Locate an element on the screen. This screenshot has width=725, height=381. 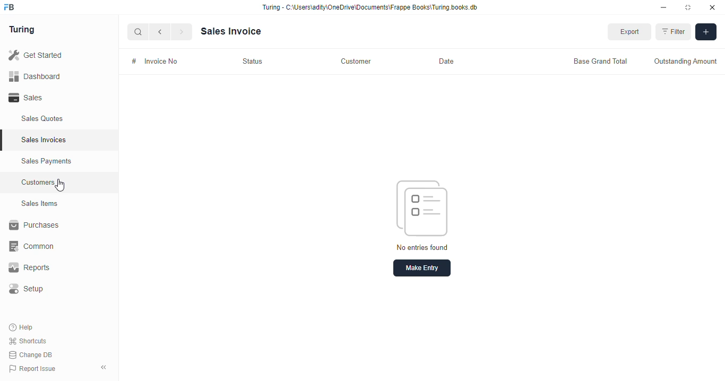
search is located at coordinates (139, 33).